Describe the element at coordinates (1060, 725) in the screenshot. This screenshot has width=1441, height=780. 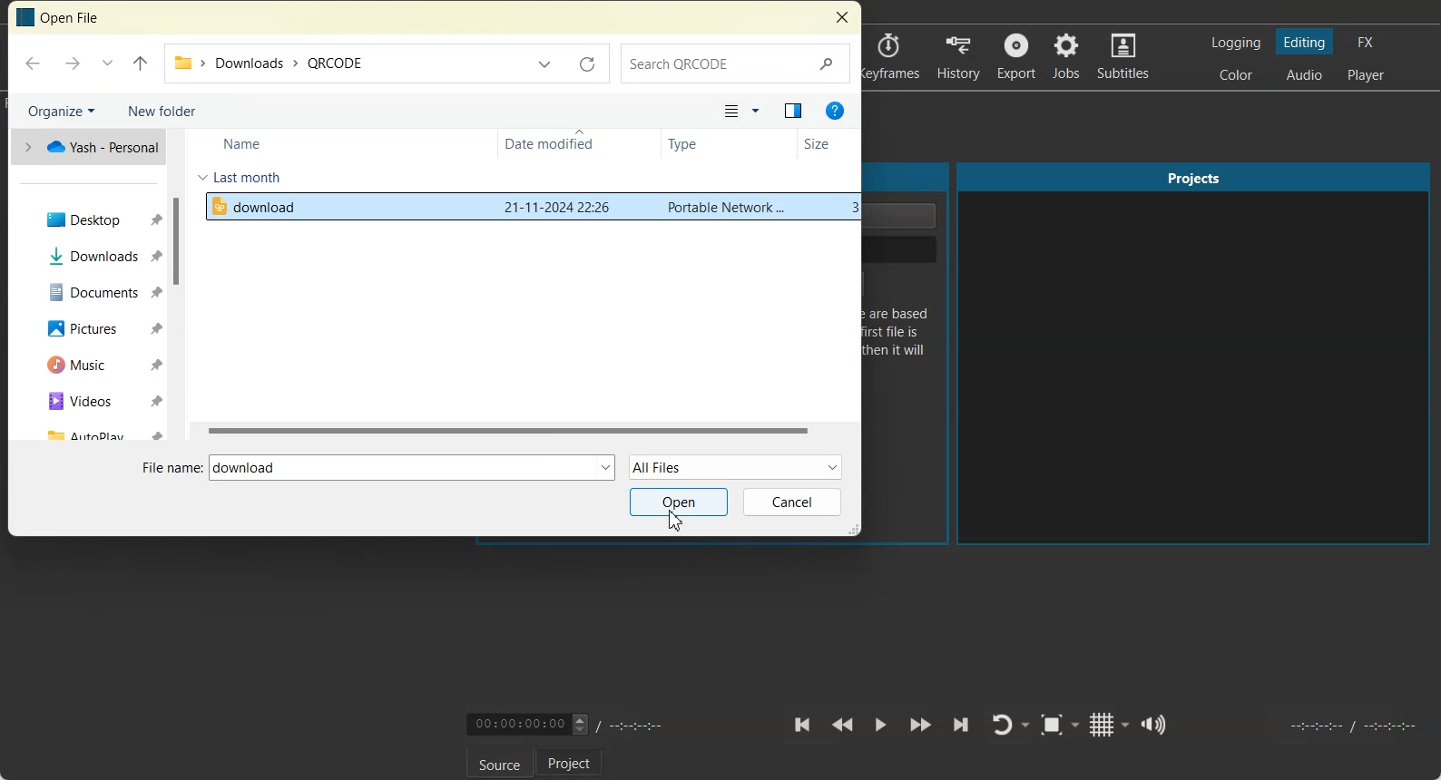
I see `Toggle zoom` at that location.